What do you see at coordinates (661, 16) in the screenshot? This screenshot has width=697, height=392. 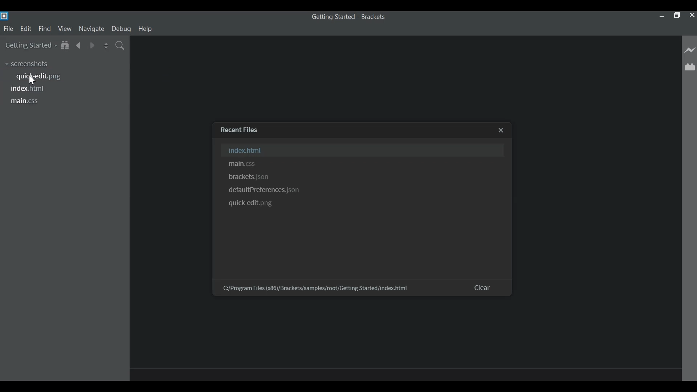 I see `minimize` at bounding box center [661, 16].